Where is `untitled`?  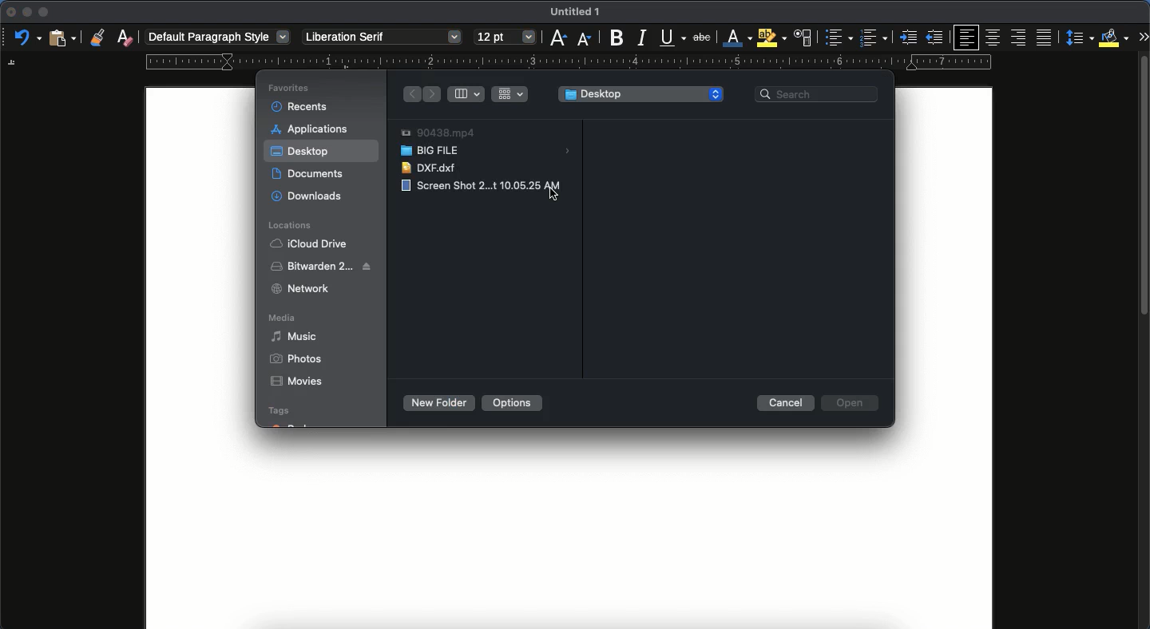 untitled is located at coordinates (572, 13).